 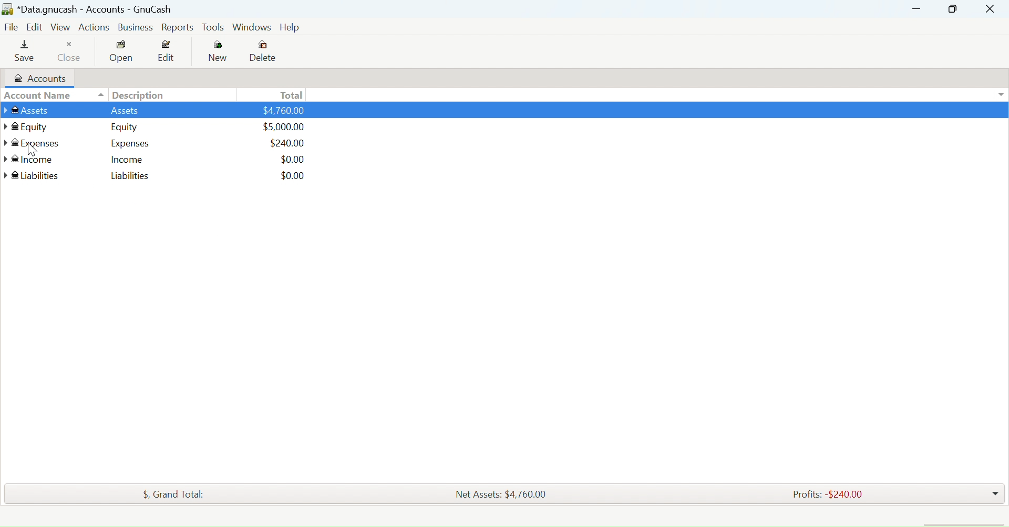 I want to click on Delete, so click(x=264, y=52).